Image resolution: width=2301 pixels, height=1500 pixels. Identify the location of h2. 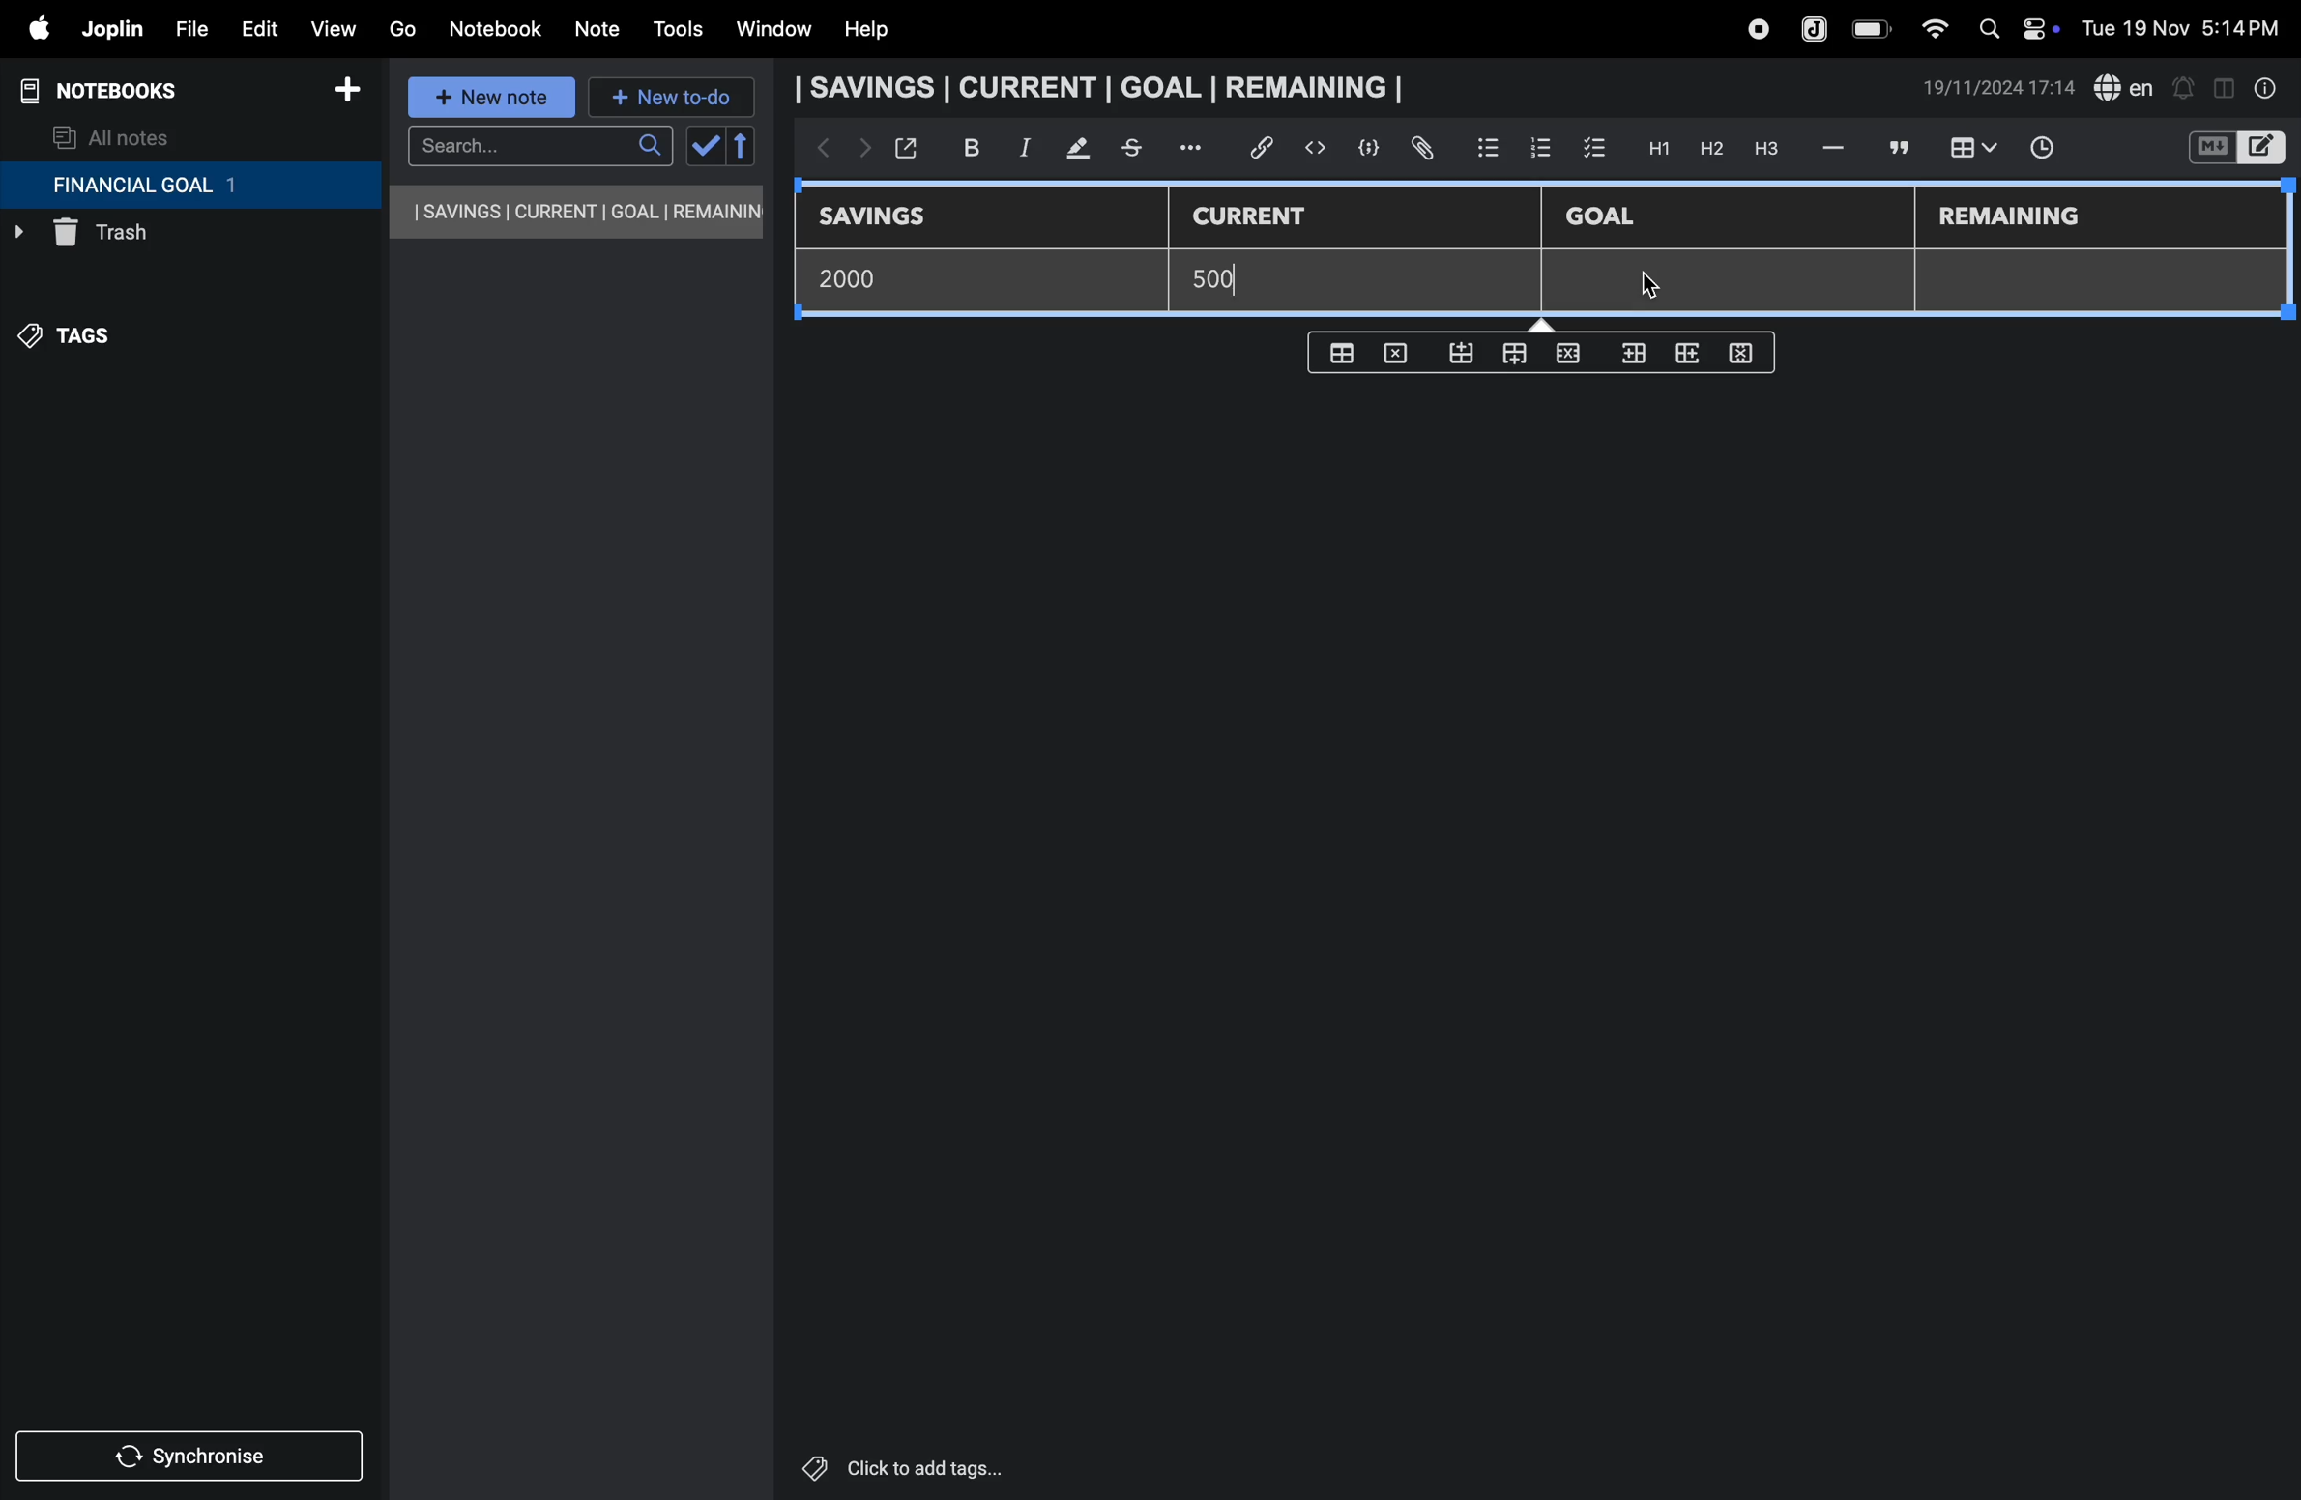
(1709, 148).